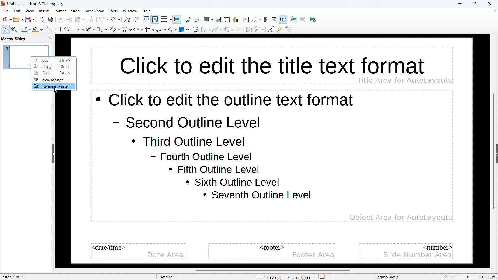 The width and height of the screenshot is (498, 280). What do you see at coordinates (30, 19) in the screenshot?
I see `save` at bounding box center [30, 19].